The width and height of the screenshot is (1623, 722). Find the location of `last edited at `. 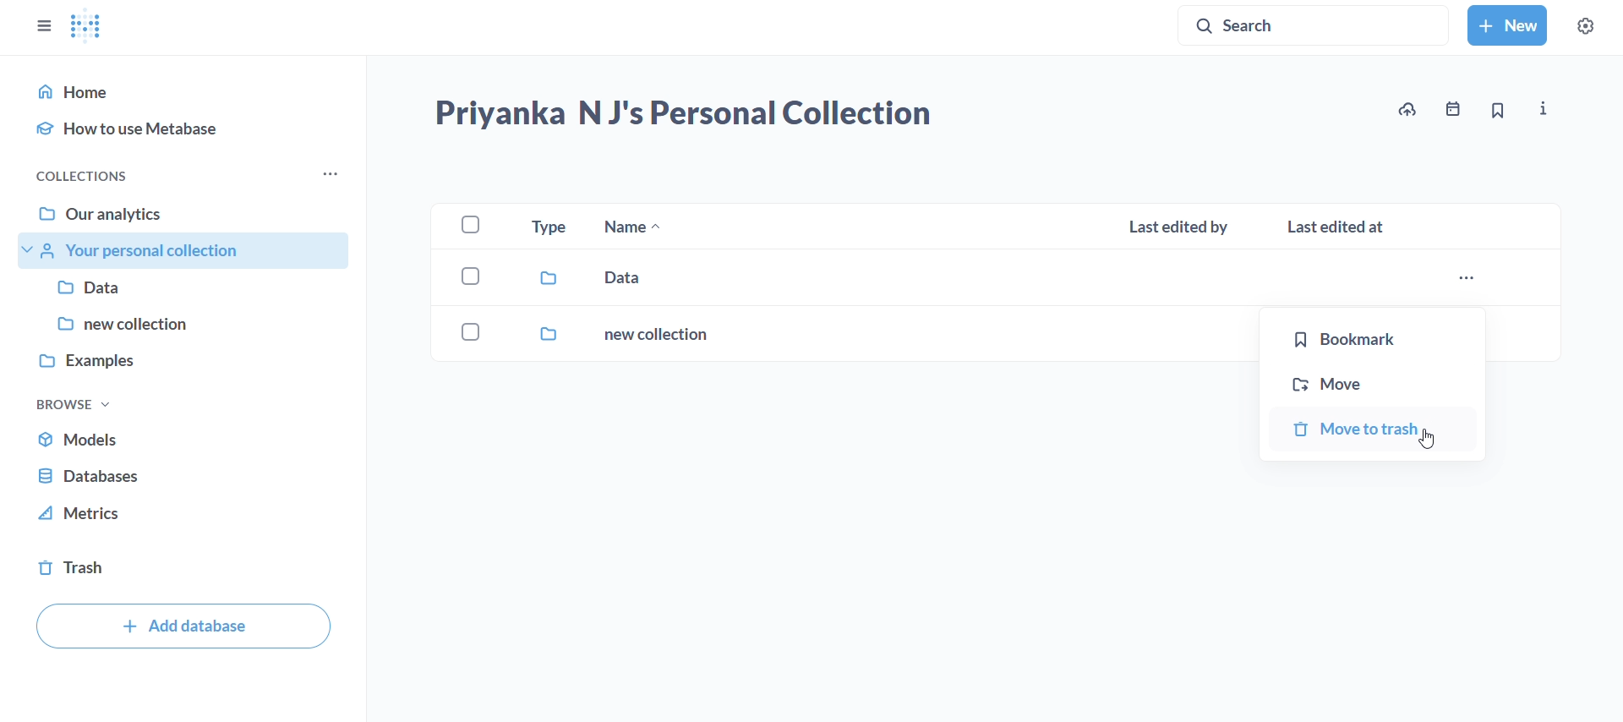

last edited at  is located at coordinates (1340, 227).